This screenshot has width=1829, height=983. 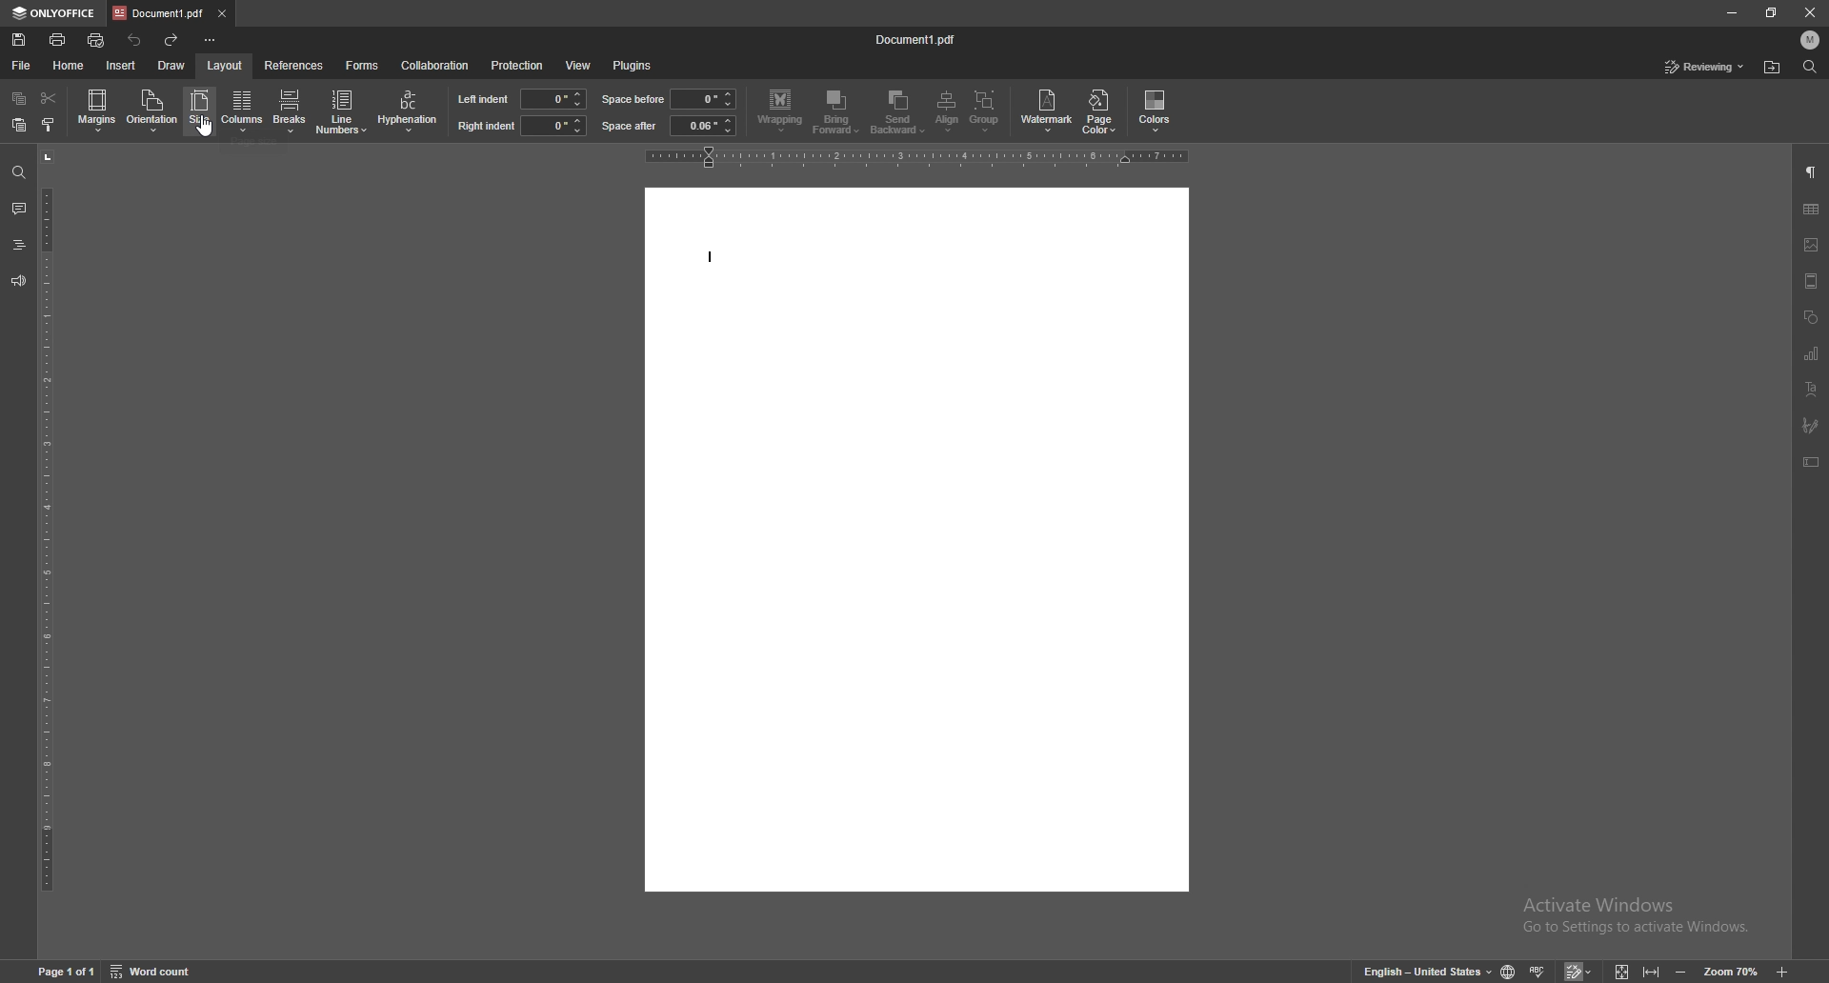 What do you see at coordinates (1811, 245) in the screenshot?
I see `image` at bounding box center [1811, 245].